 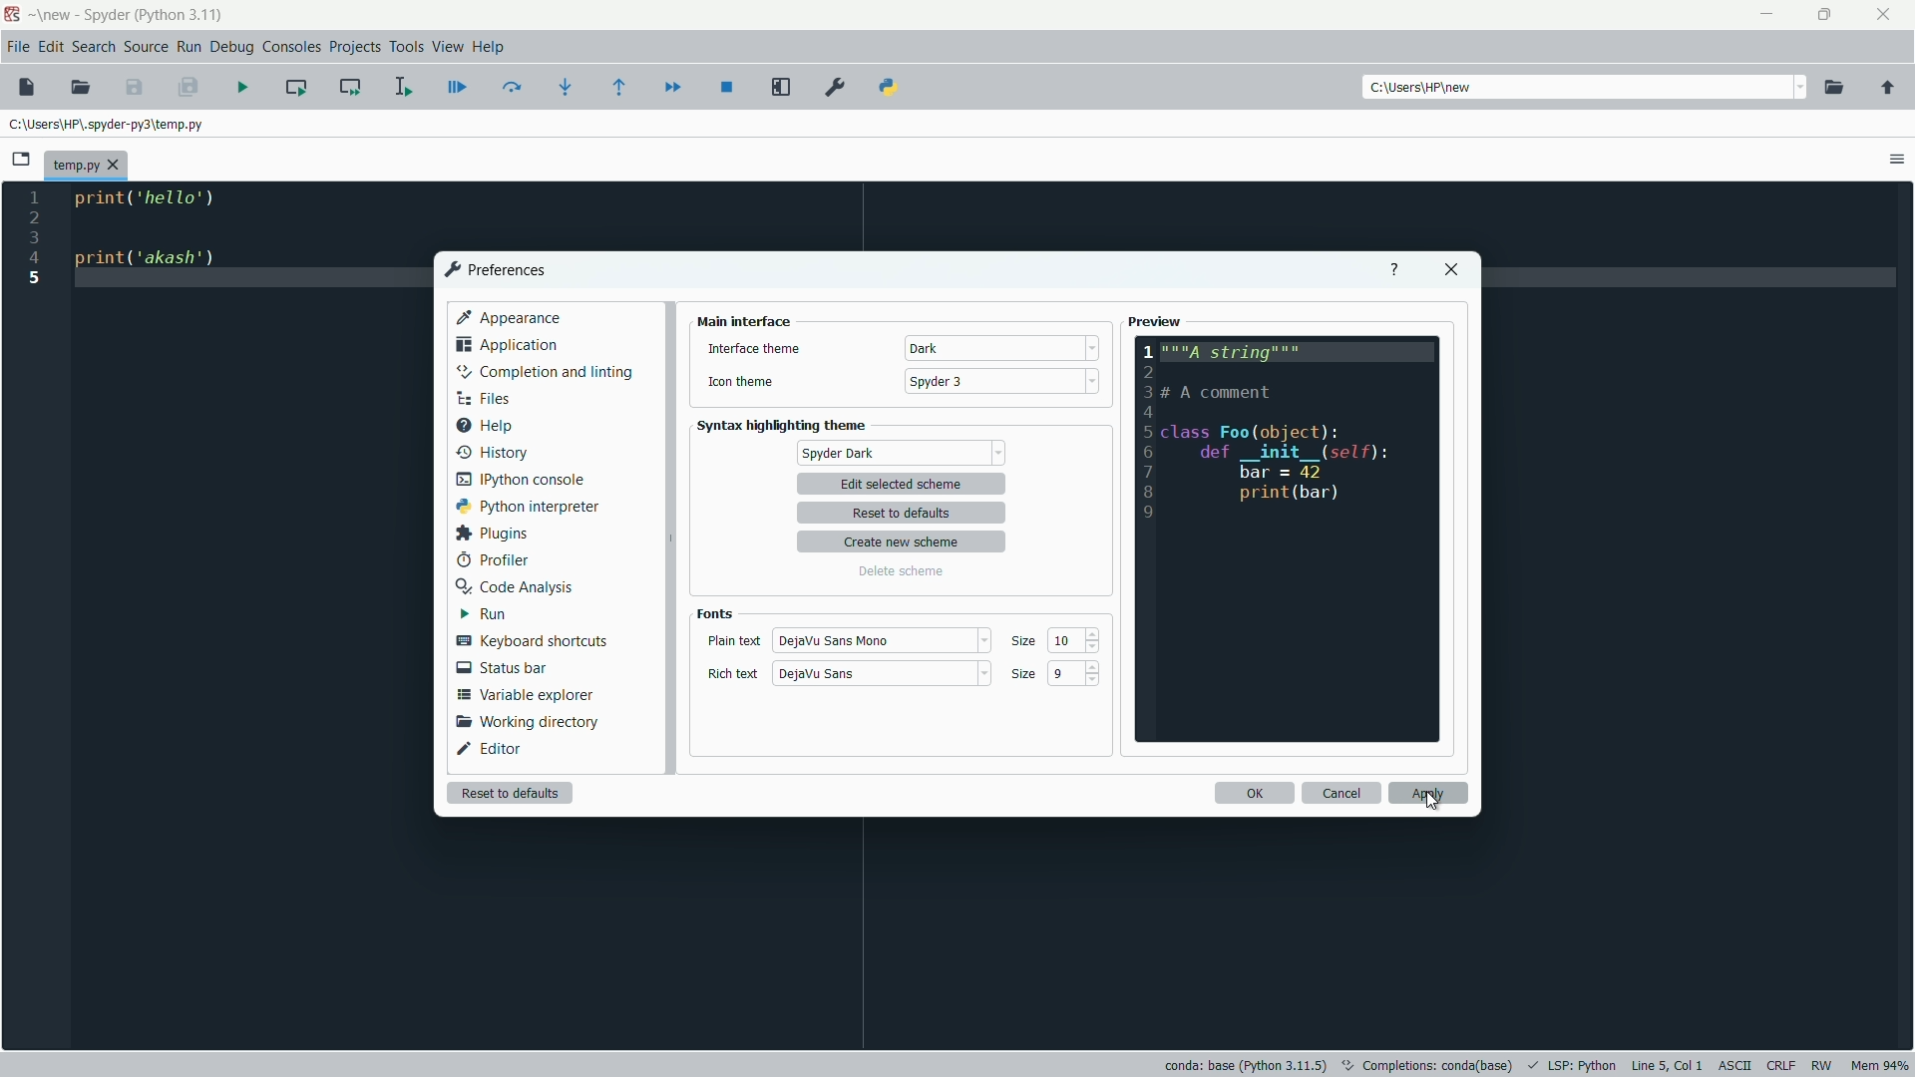 I want to click on help, so click(x=1392, y=271).